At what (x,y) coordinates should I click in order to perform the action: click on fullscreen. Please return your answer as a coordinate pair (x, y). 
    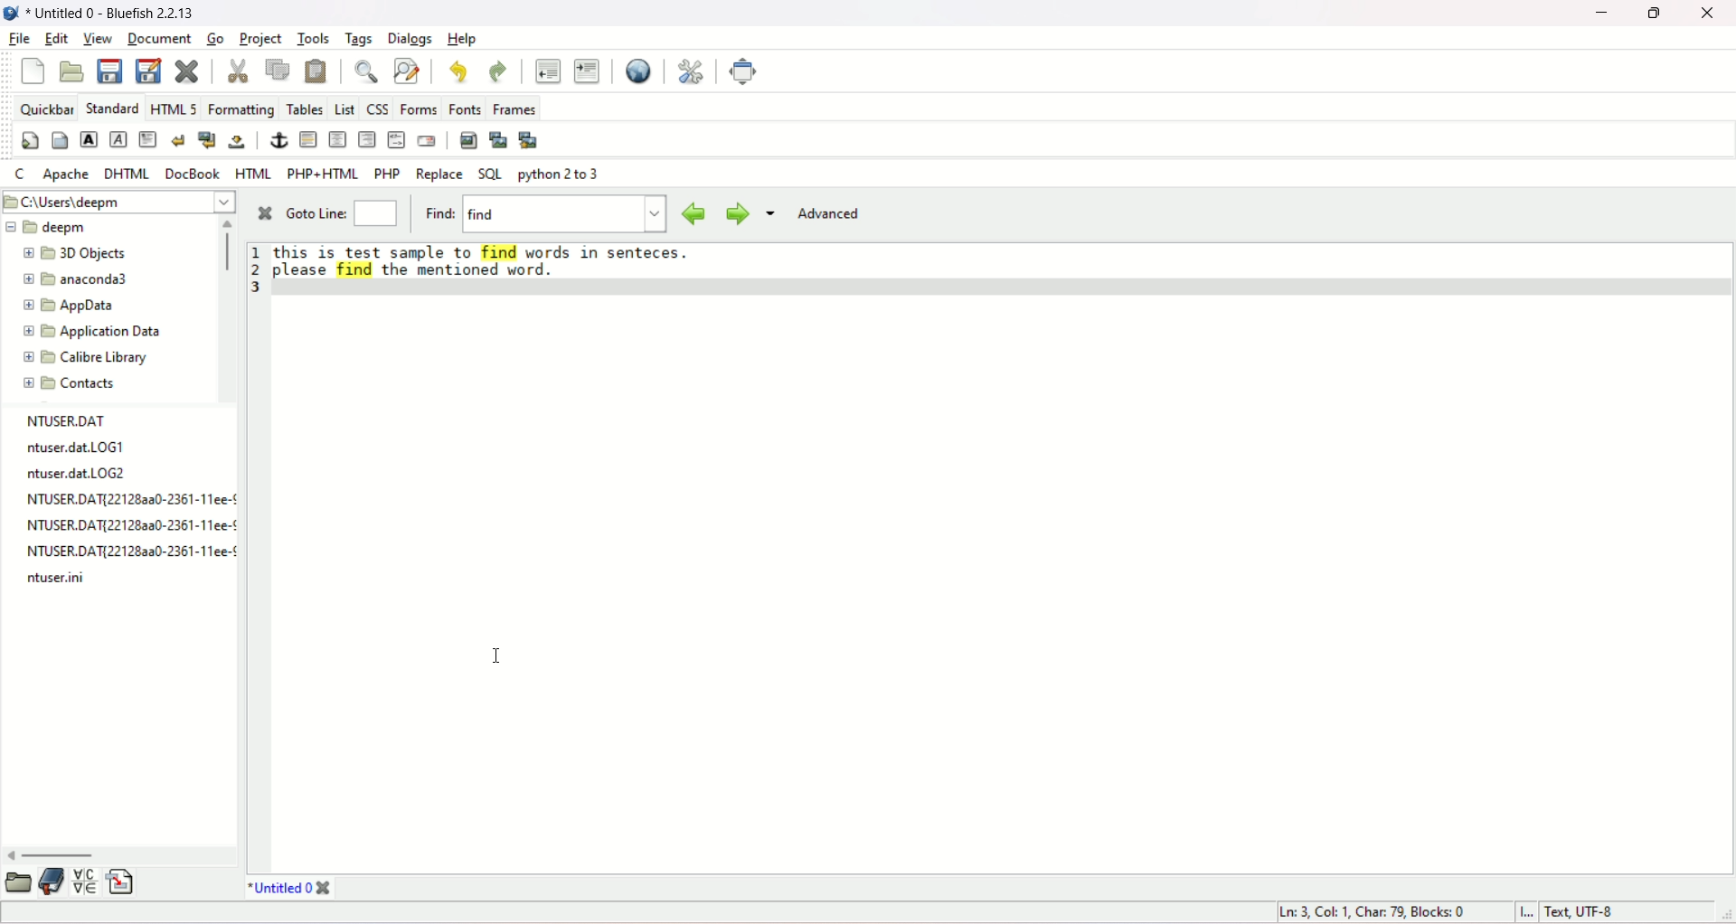
    Looking at the image, I should click on (746, 70).